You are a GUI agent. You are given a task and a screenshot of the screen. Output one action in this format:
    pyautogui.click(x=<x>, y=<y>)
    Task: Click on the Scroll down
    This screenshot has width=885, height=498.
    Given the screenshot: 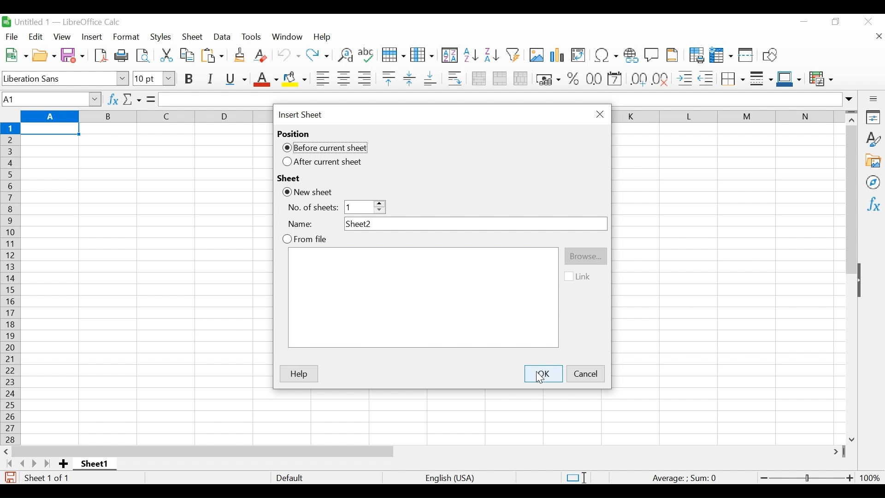 What is the action you would take?
    pyautogui.click(x=852, y=438)
    